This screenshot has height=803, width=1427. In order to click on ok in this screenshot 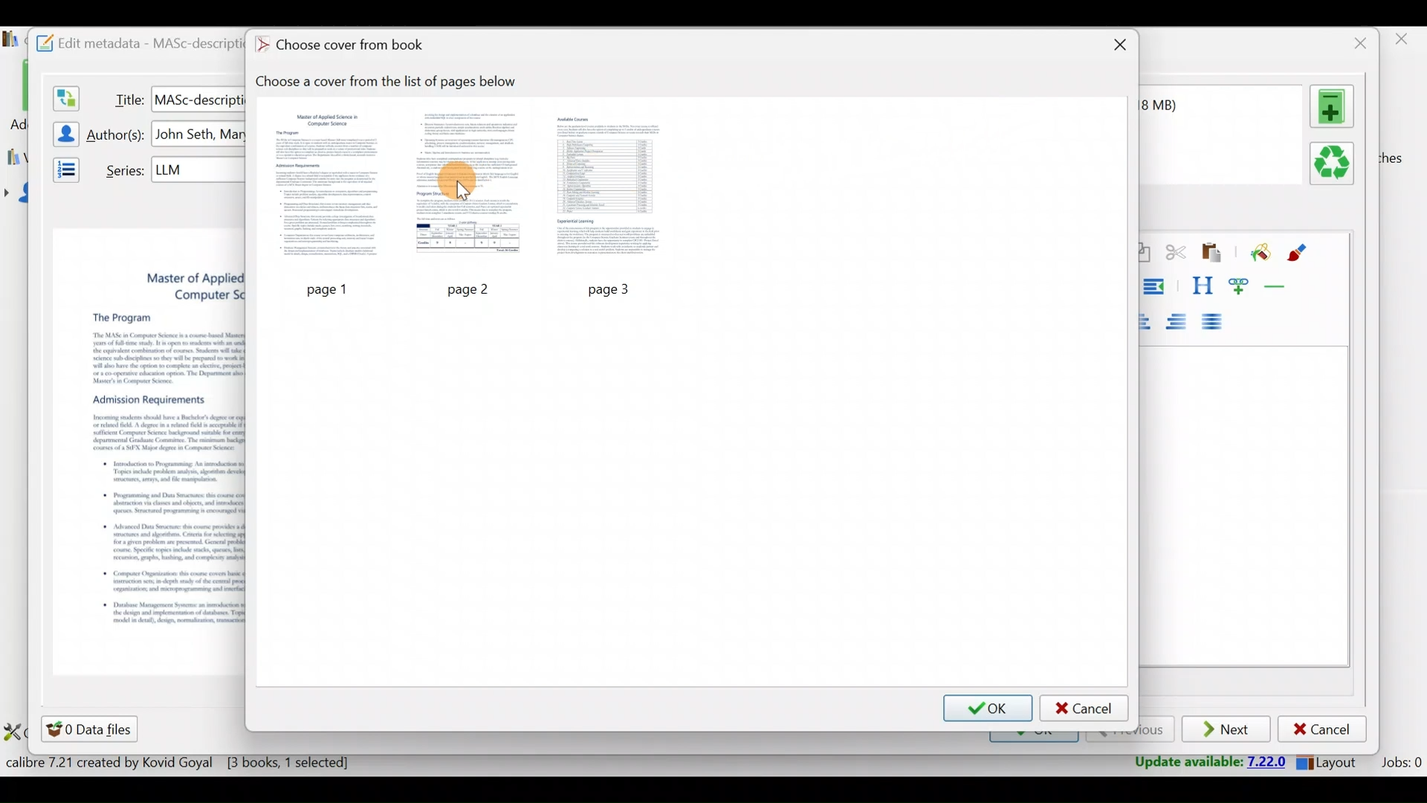, I will do `click(988, 707)`.